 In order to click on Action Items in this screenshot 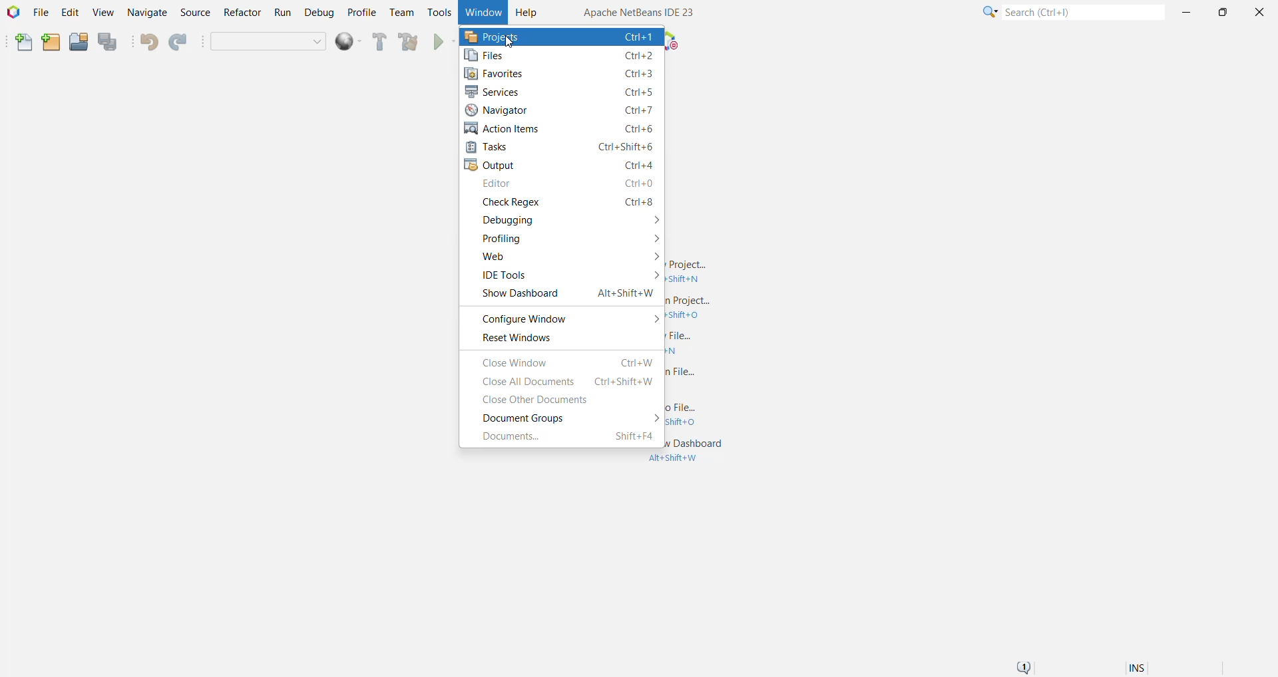, I will do `click(560, 128)`.